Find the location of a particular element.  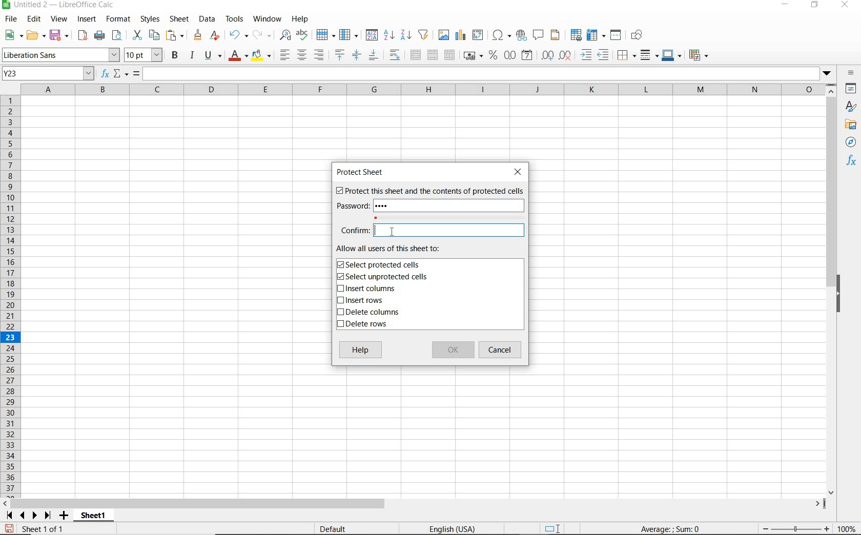

FILE is located at coordinates (10, 19).